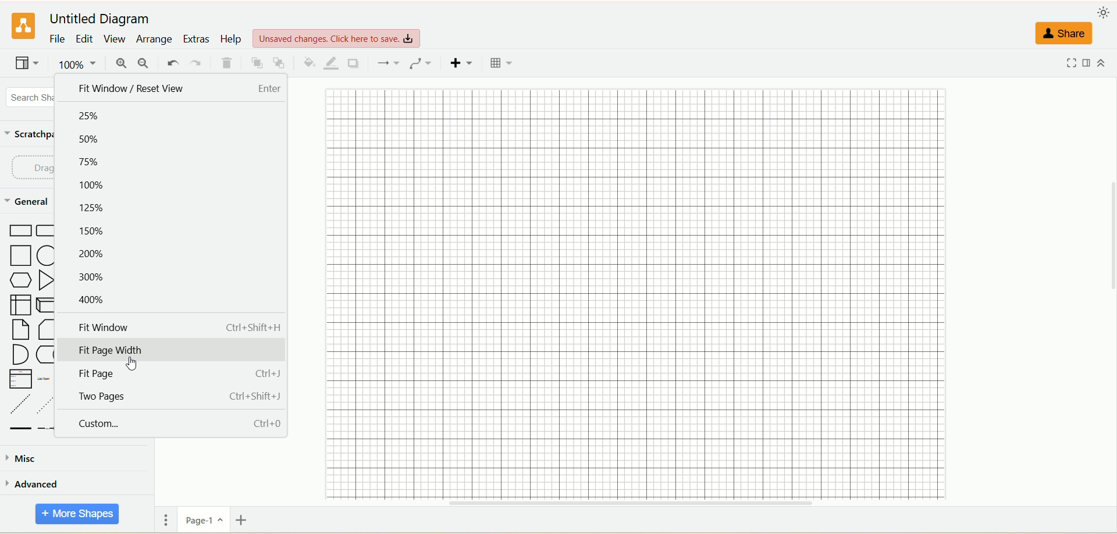  Describe the element at coordinates (18, 404) in the screenshot. I see `dashed line` at that location.